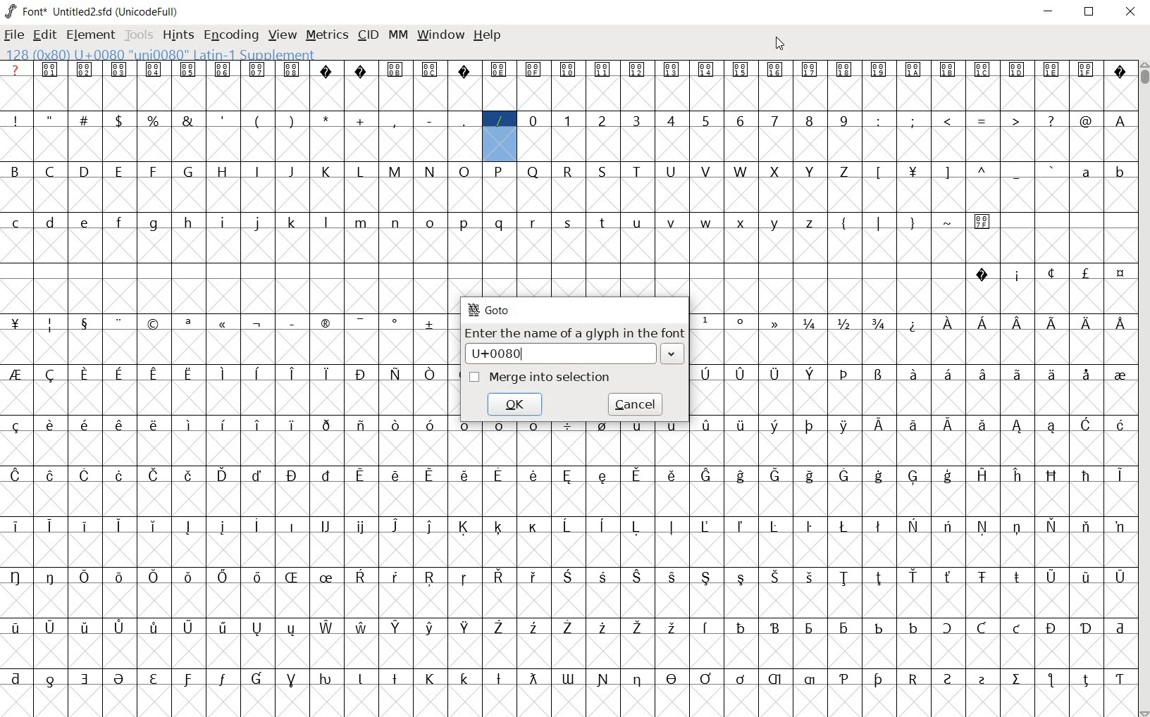 The height and width of the screenshot is (717, 1150). What do you see at coordinates (567, 679) in the screenshot?
I see `glyph` at bounding box center [567, 679].